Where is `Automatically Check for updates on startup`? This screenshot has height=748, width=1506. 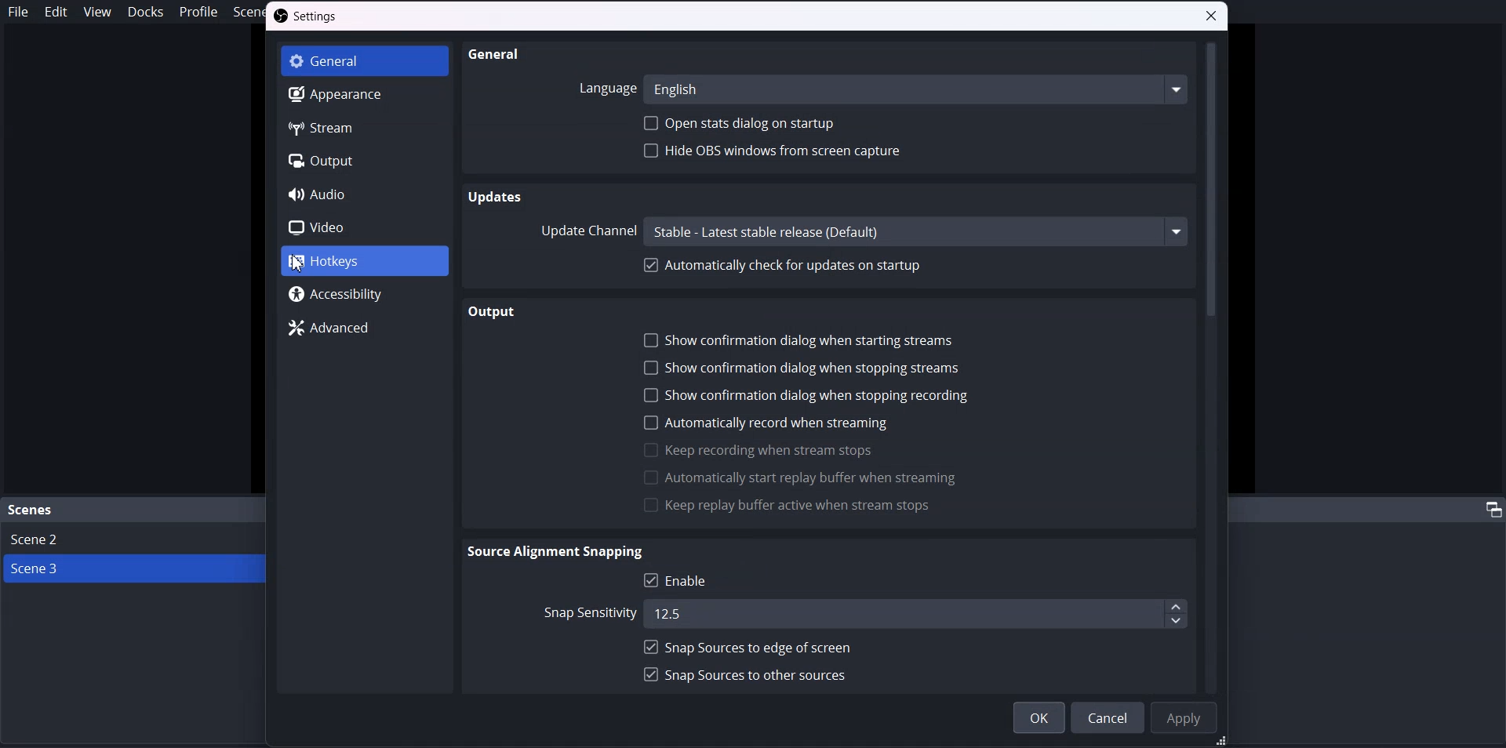
Automatically Check for updates on startup is located at coordinates (784, 266).